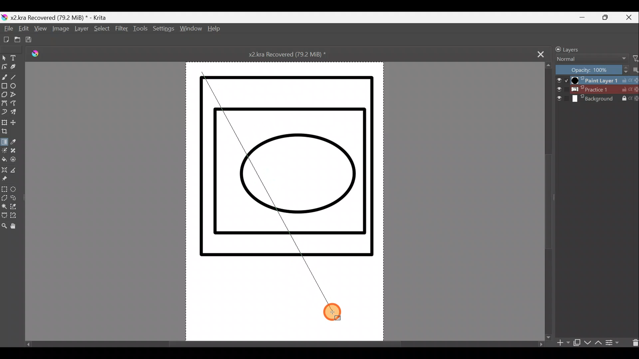 This screenshot has height=359, width=639. What do you see at coordinates (596, 79) in the screenshot?
I see `Layer 1` at bounding box center [596, 79].